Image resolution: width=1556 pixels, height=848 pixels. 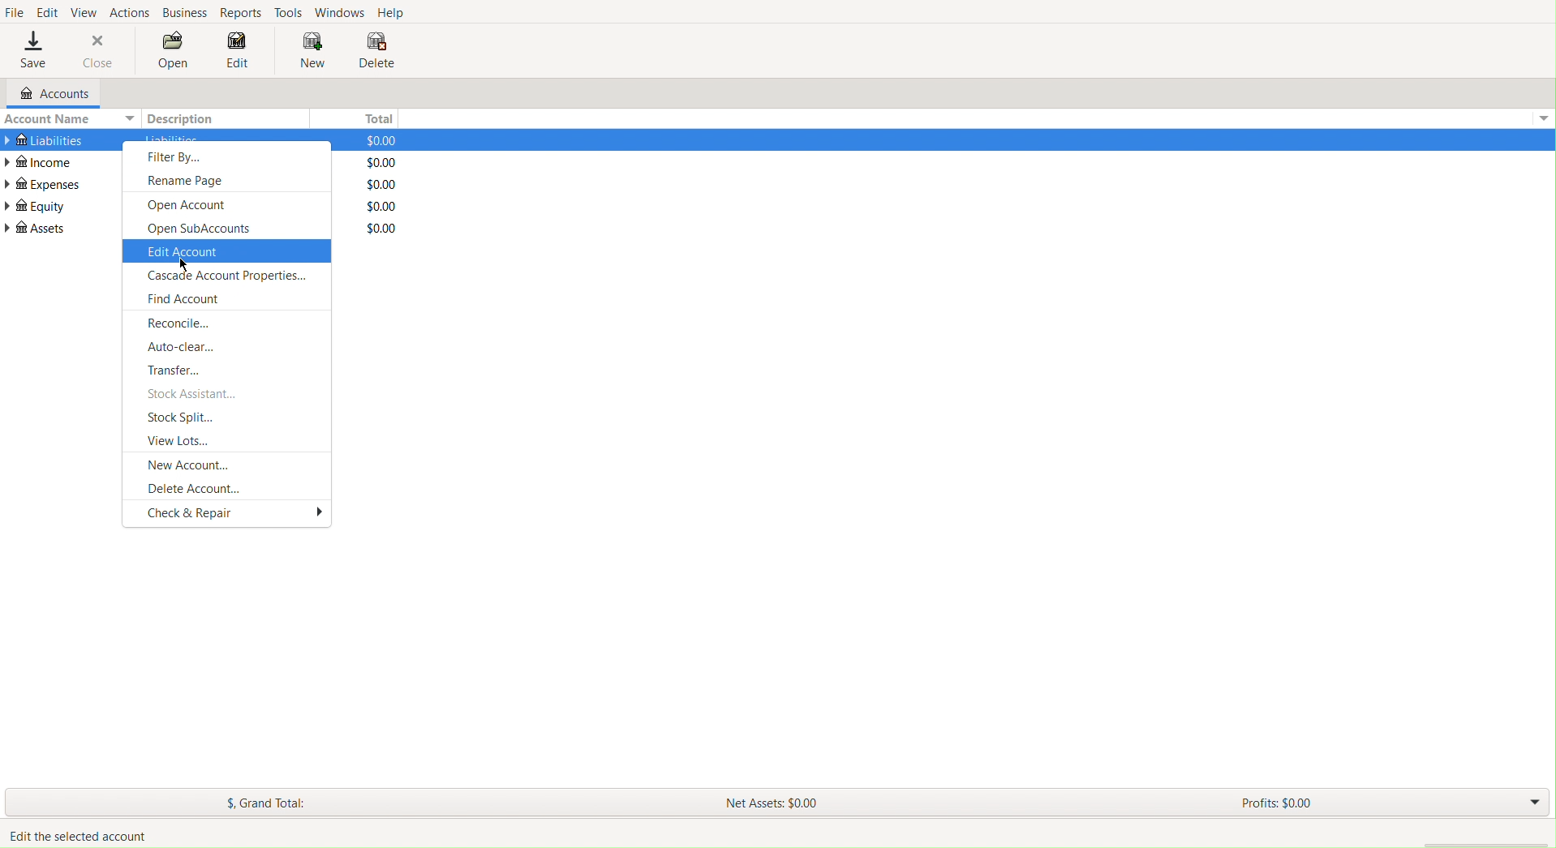 What do you see at coordinates (85, 11) in the screenshot?
I see `View` at bounding box center [85, 11].